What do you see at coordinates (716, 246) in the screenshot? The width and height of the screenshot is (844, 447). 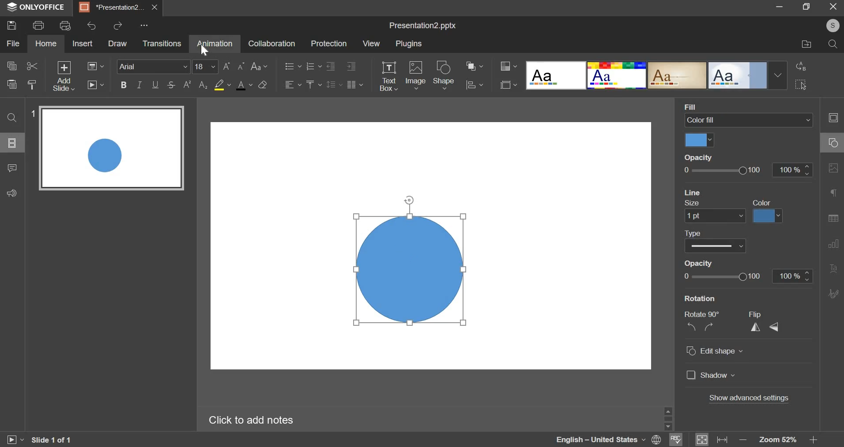 I see `line type` at bounding box center [716, 246].